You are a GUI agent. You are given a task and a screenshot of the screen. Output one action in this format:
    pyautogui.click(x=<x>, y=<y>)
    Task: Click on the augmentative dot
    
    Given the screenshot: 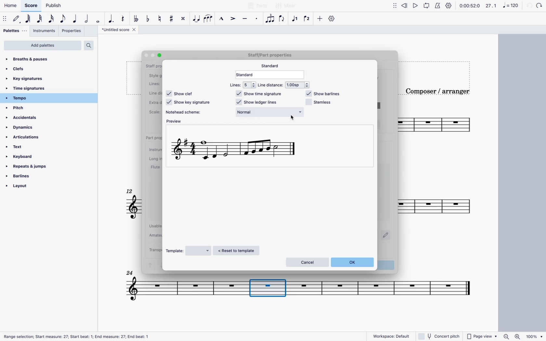 What is the action you would take?
    pyautogui.click(x=112, y=19)
    